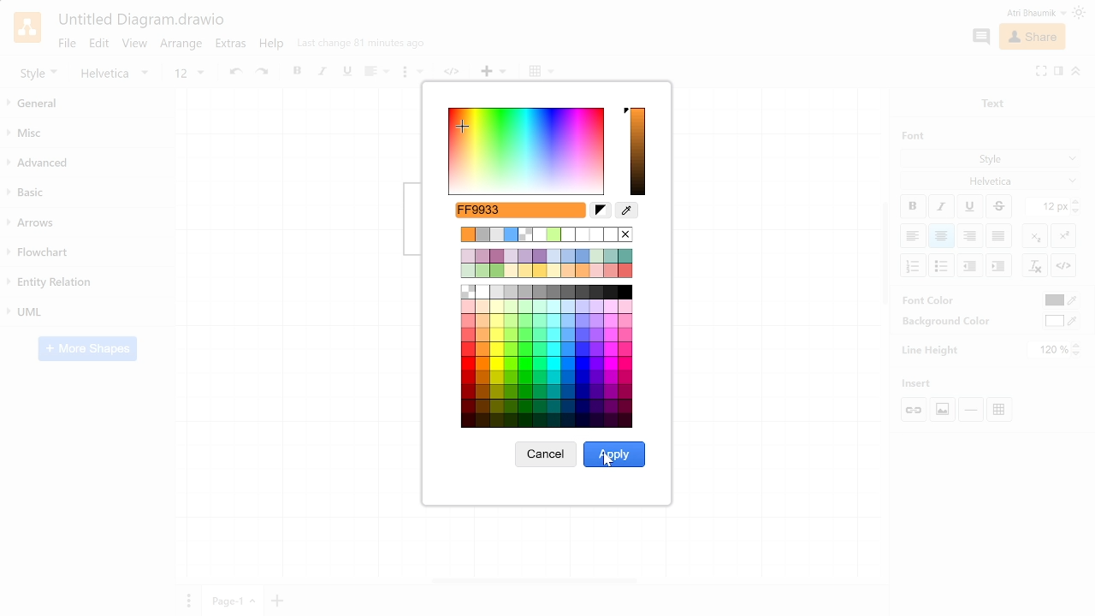  Describe the element at coordinates (530, 210) in the screenshot. I see `Current color` at that location.